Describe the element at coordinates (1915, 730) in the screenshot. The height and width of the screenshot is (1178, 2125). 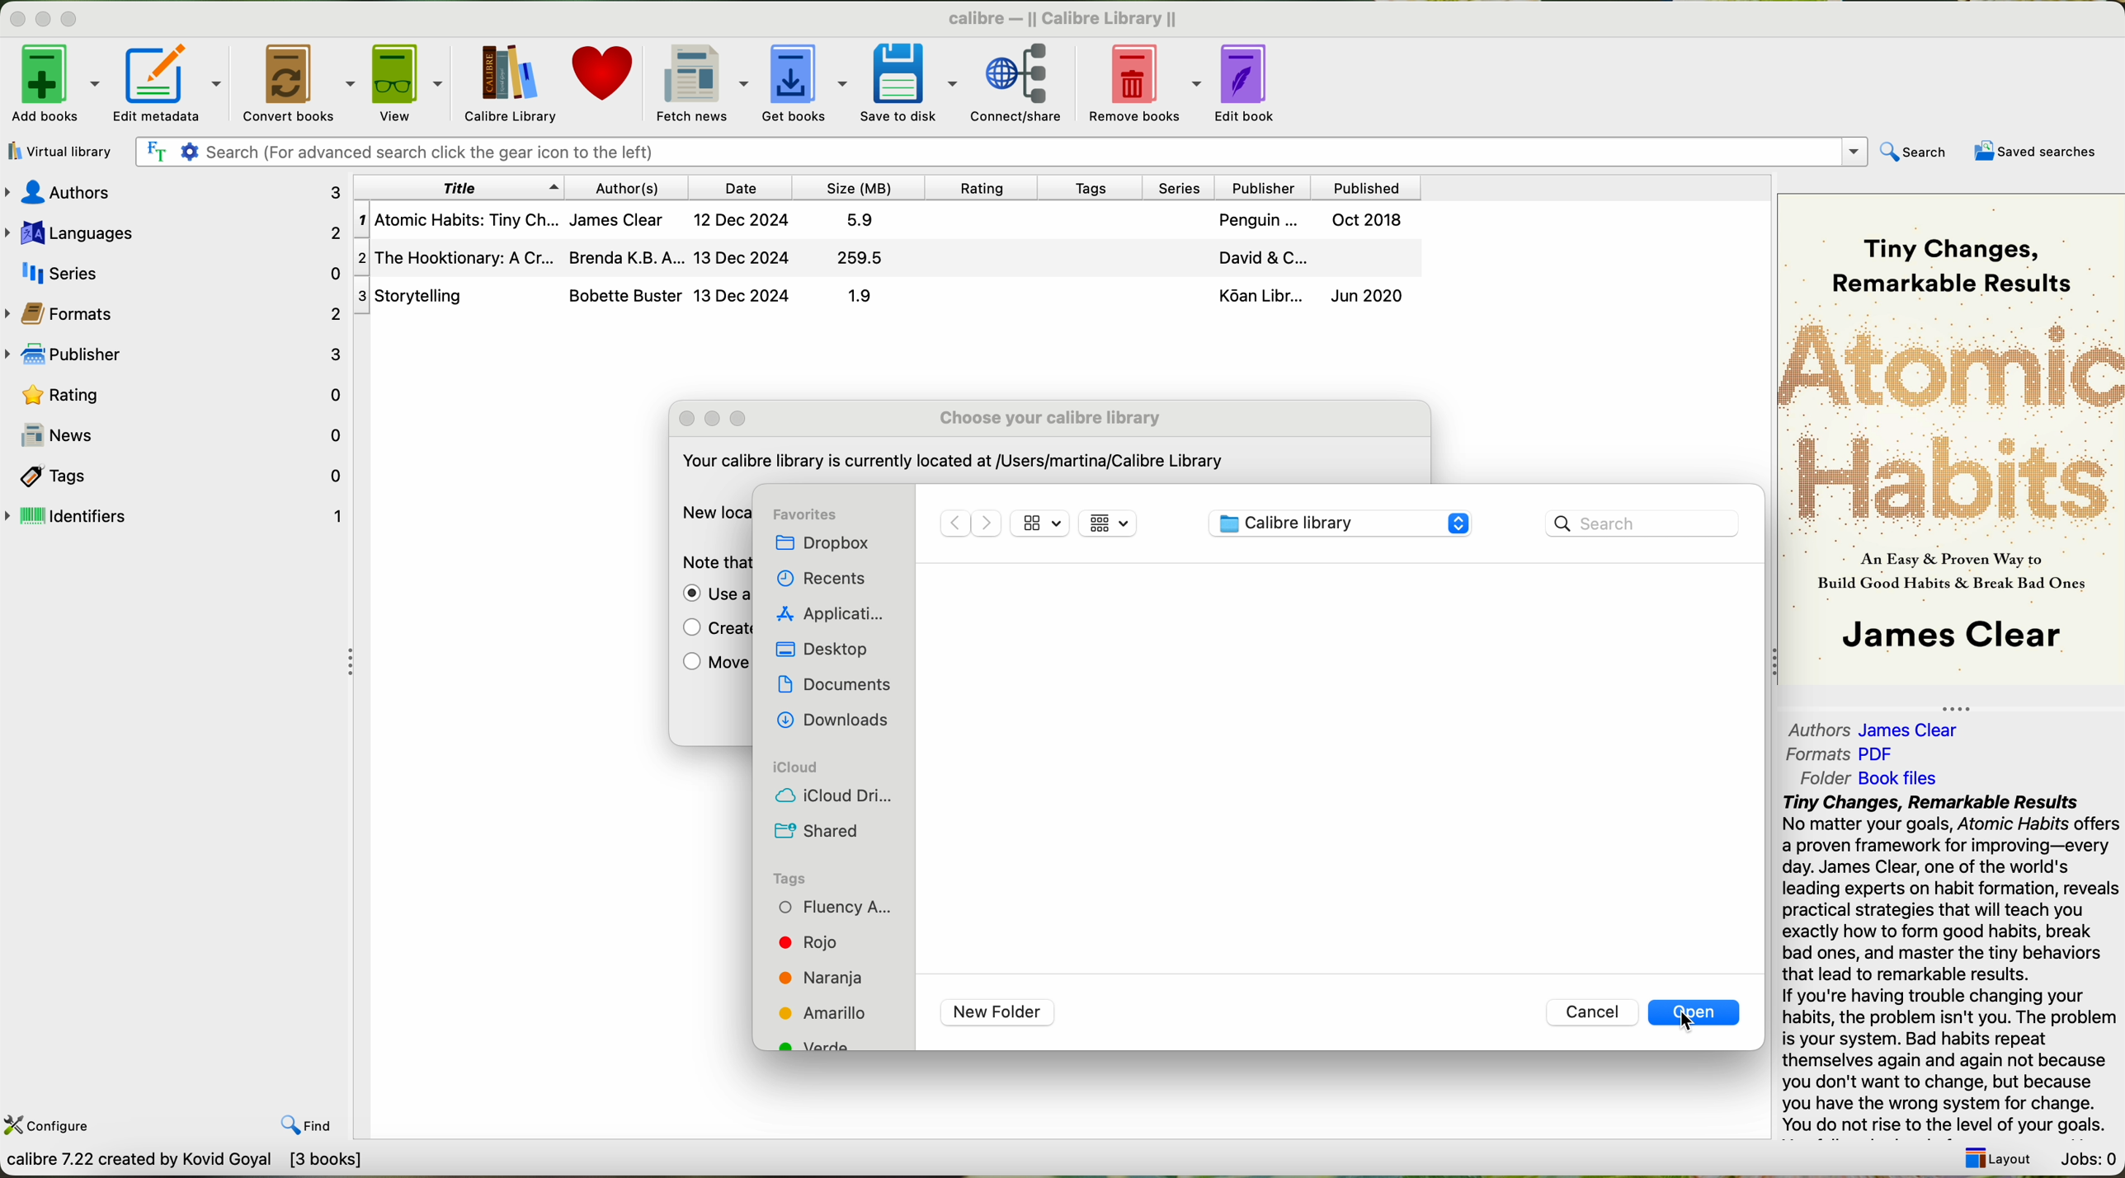
I see `James Clear` at that location.